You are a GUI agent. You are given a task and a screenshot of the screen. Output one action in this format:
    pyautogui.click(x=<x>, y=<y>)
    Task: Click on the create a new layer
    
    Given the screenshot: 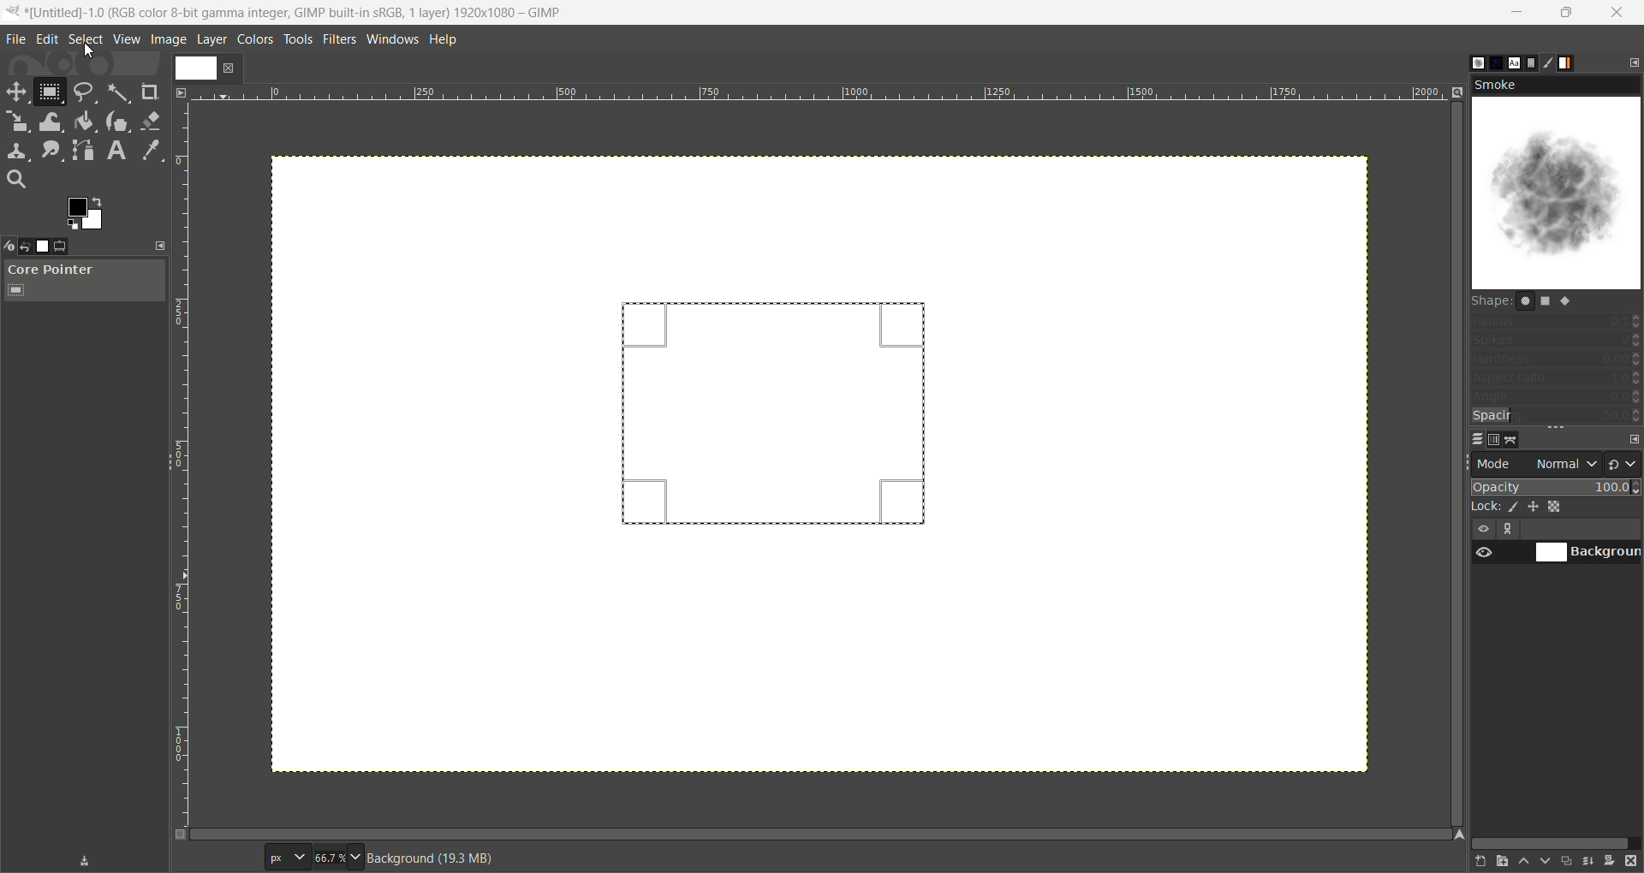 What is the action you would take?
    pyautogui.click(x=1502, y=862)
    